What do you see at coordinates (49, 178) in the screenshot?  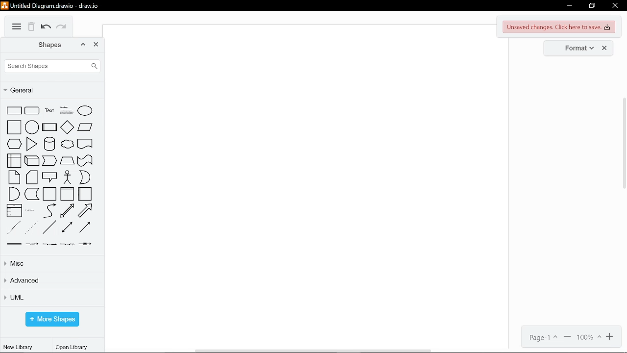 I see `callout` at bounding box center [49, 178].